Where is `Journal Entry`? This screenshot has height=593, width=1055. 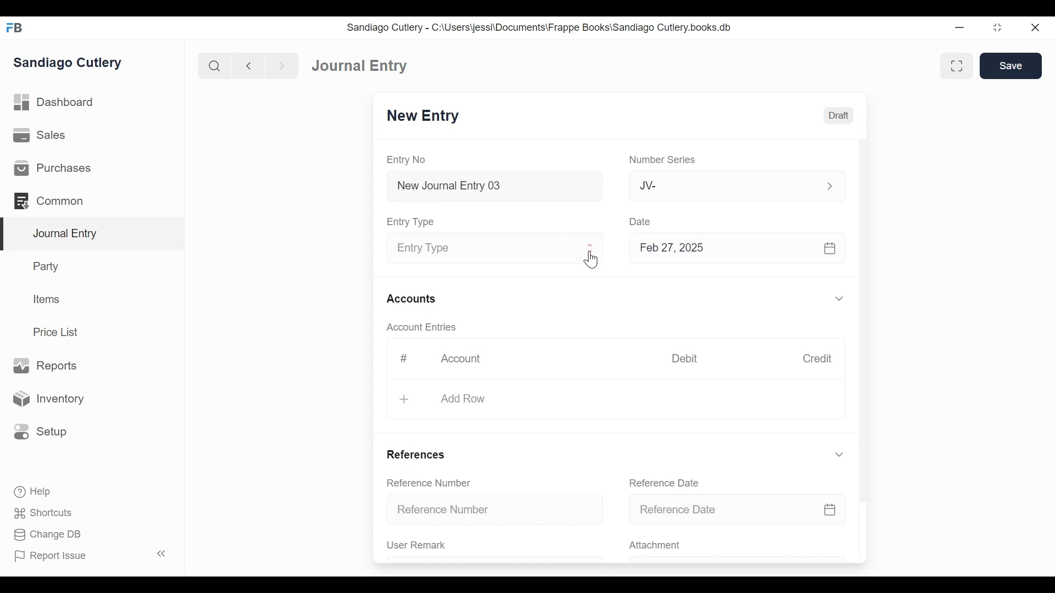
Journal Entry is located at coordinates (361, 66).